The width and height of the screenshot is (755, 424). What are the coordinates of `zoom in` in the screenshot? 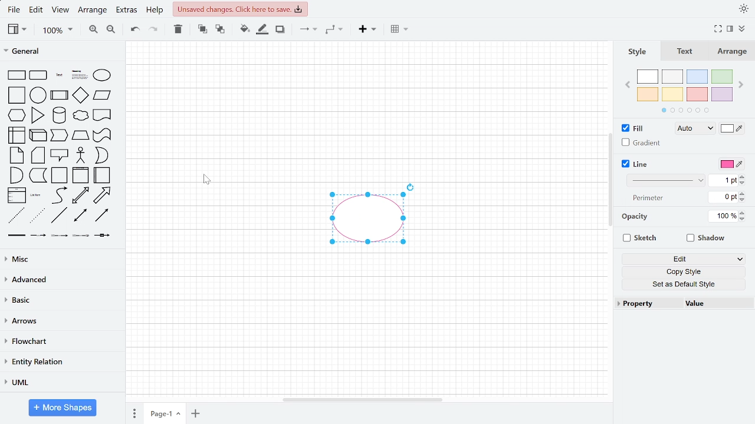 It's located at (91, 29).